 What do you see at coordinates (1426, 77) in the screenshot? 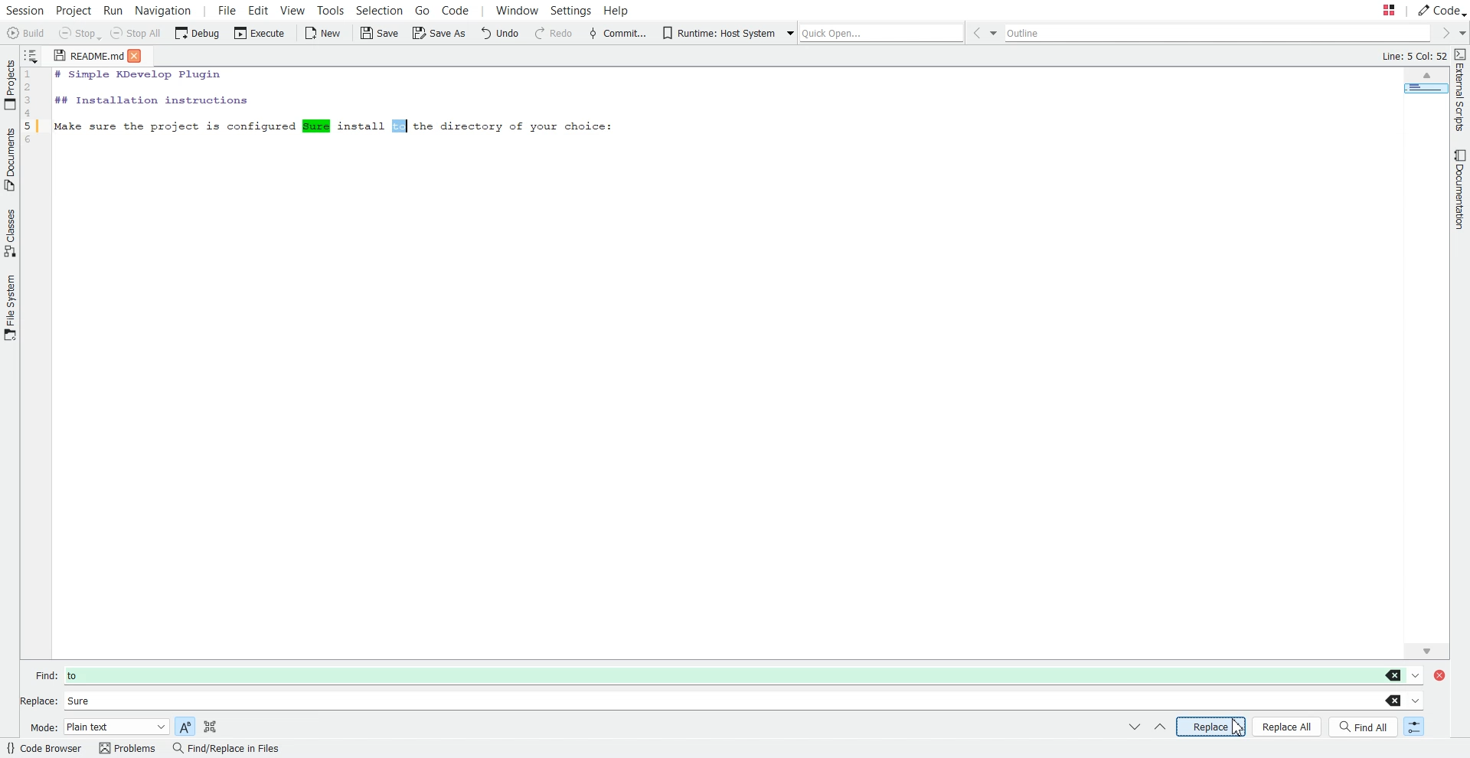
I see `Scroll up arrow` at bounding box center [1426, 77].